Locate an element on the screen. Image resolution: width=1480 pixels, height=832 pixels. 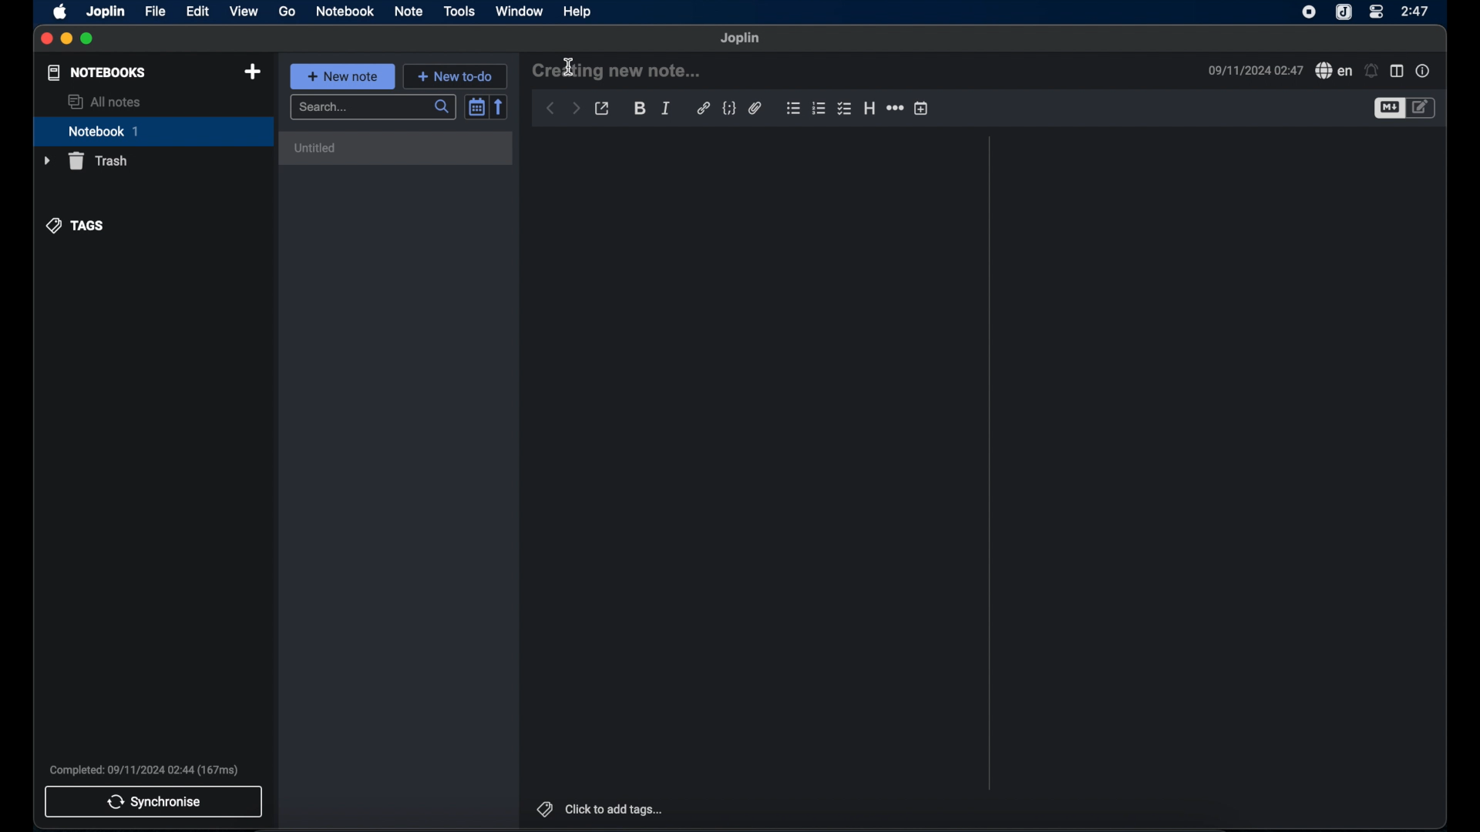
close is located at coordinates (46, 39).